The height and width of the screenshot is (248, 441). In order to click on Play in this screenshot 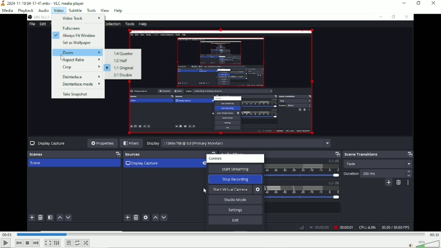, I will do `click(5, 244)`.